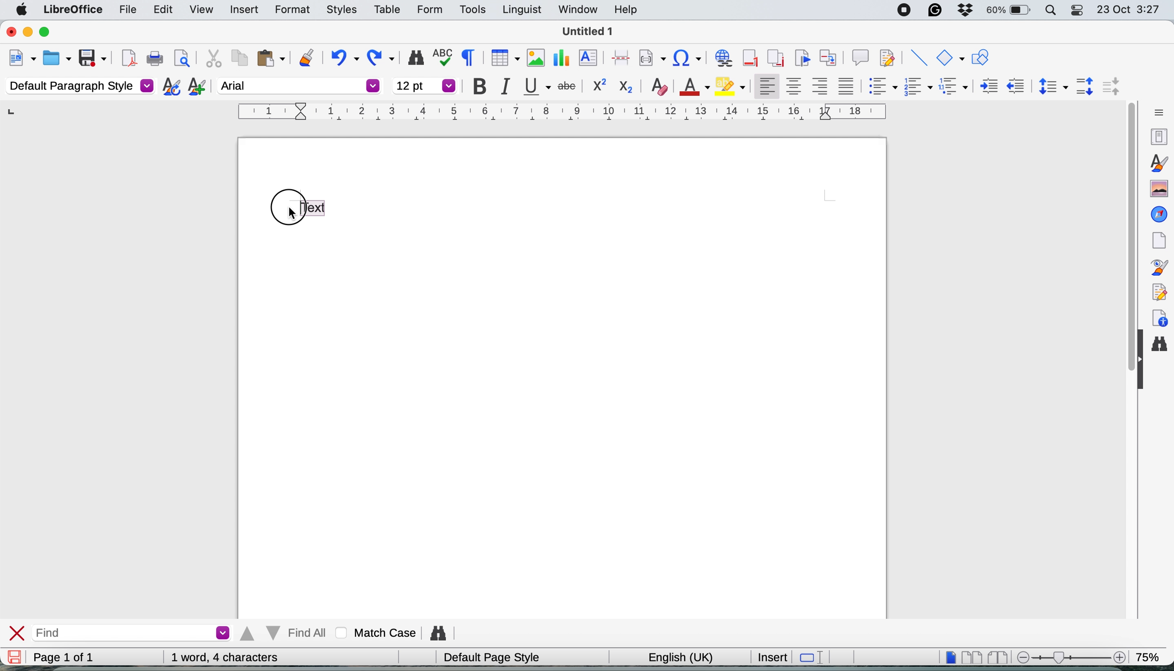 The width and height of the screenshot is (1174, 671). I want to click on find and replace, so click(1163, 348).